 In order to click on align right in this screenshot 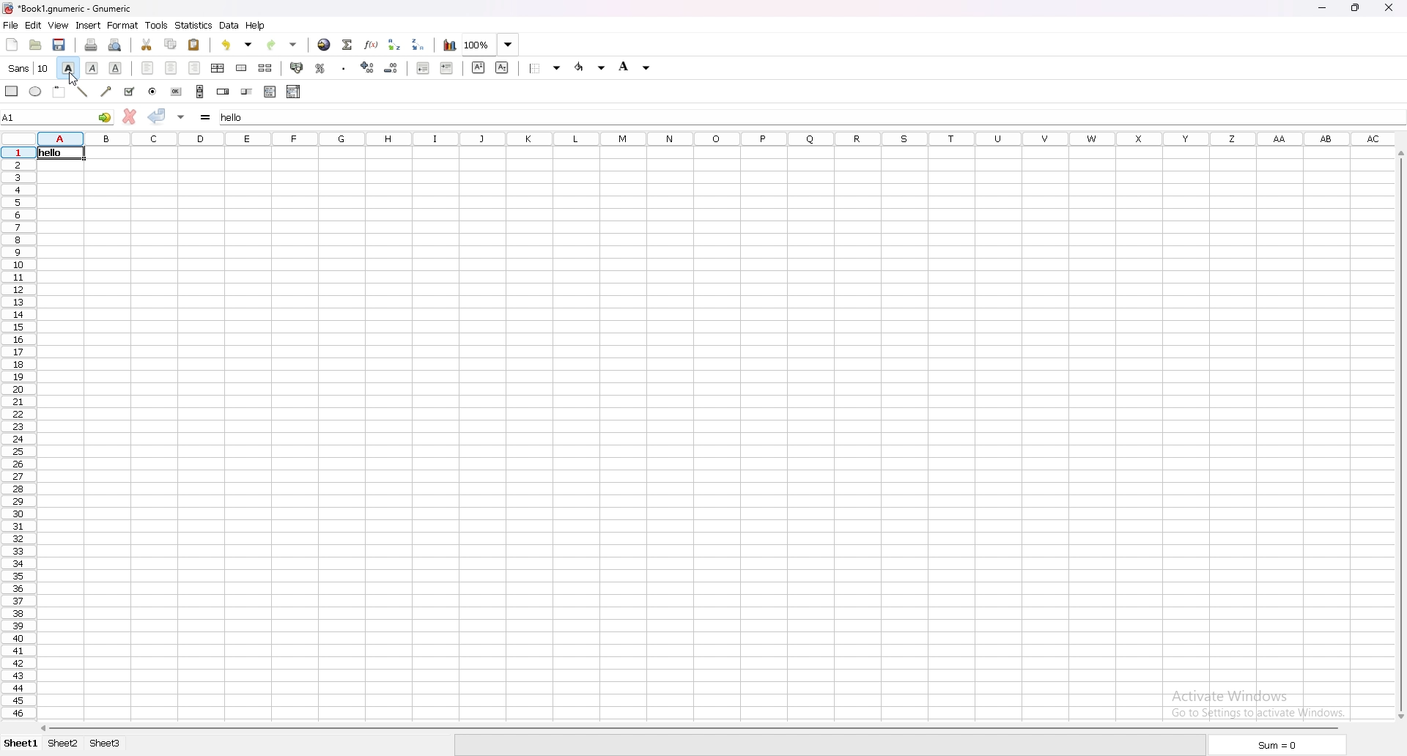, I will do `click(196, 68)`.